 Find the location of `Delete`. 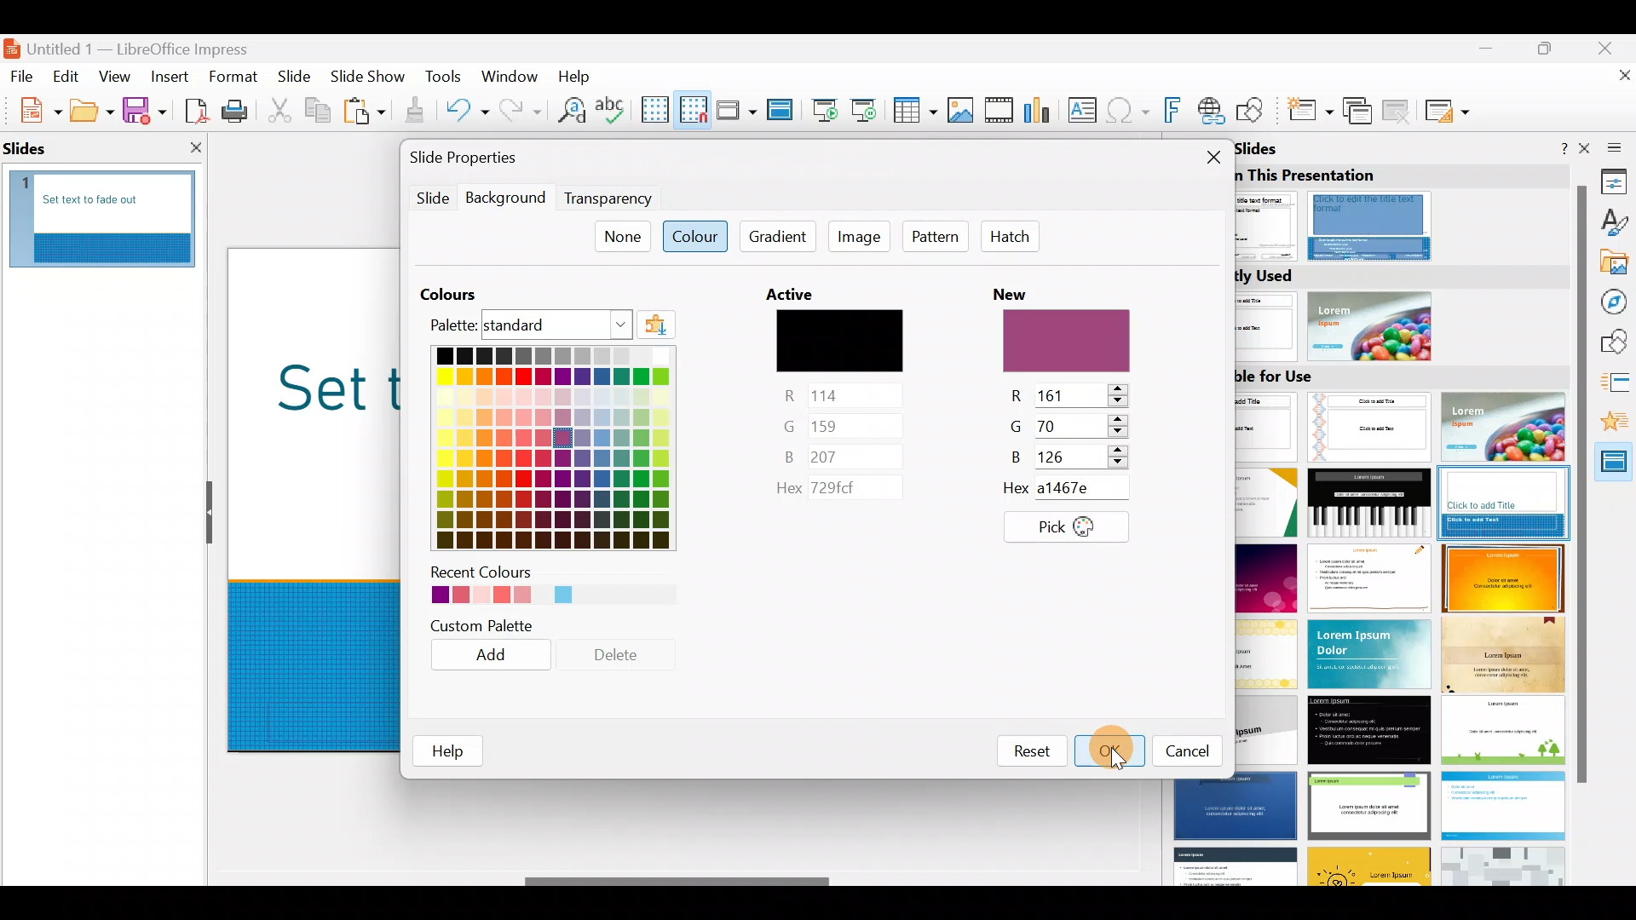

Delete is located at coordinates (622, 660).